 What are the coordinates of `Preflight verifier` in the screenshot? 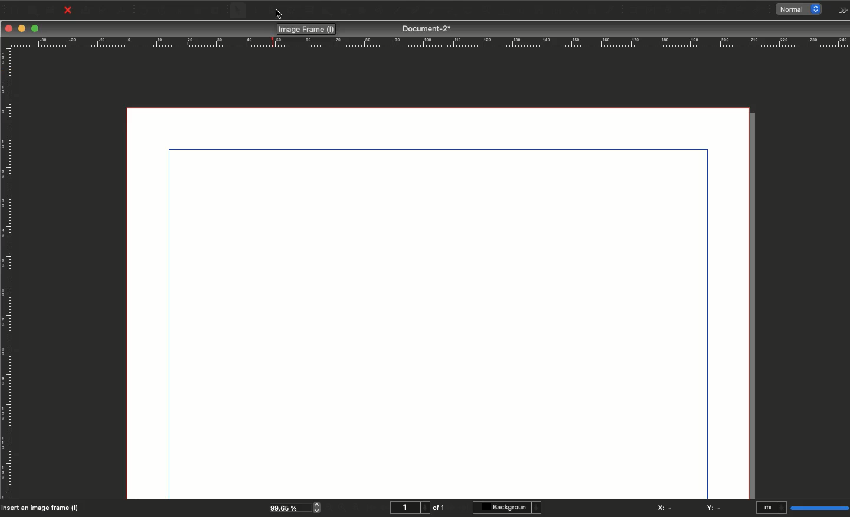 It's located at (104, 12).